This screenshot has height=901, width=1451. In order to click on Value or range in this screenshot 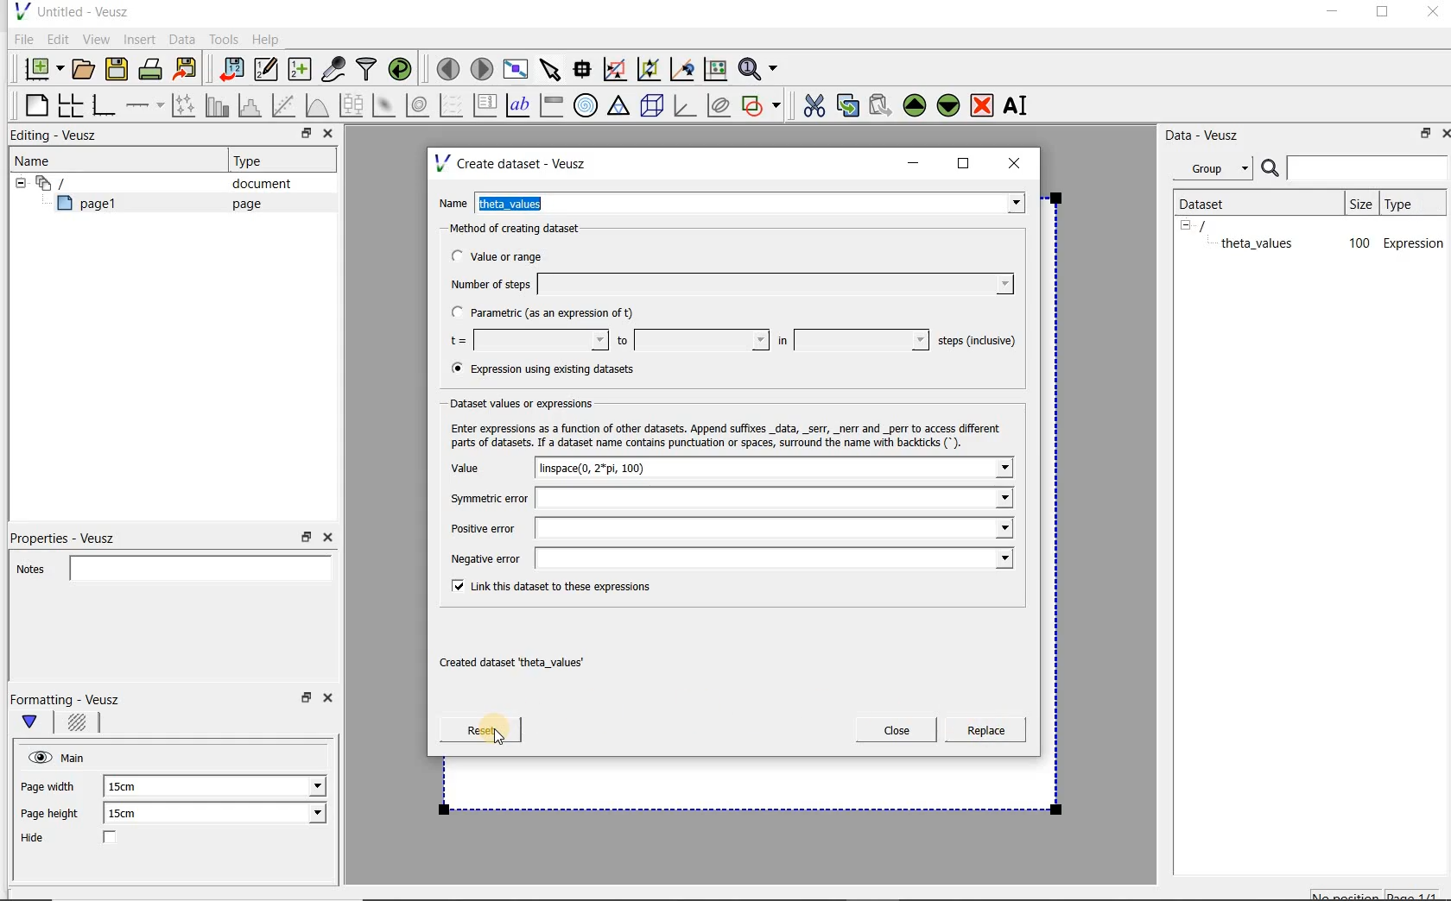, I will do `click(512, 254)`.